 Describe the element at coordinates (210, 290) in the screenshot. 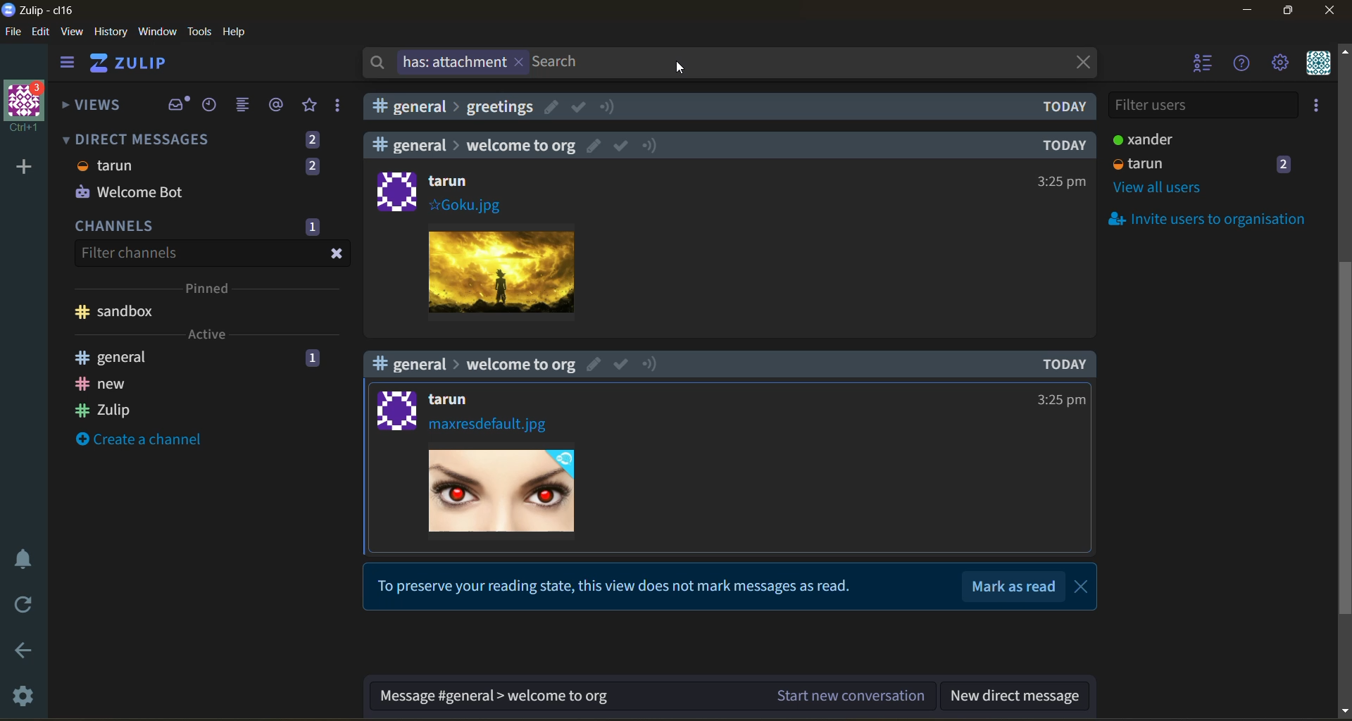

I see `pinned` at that location.